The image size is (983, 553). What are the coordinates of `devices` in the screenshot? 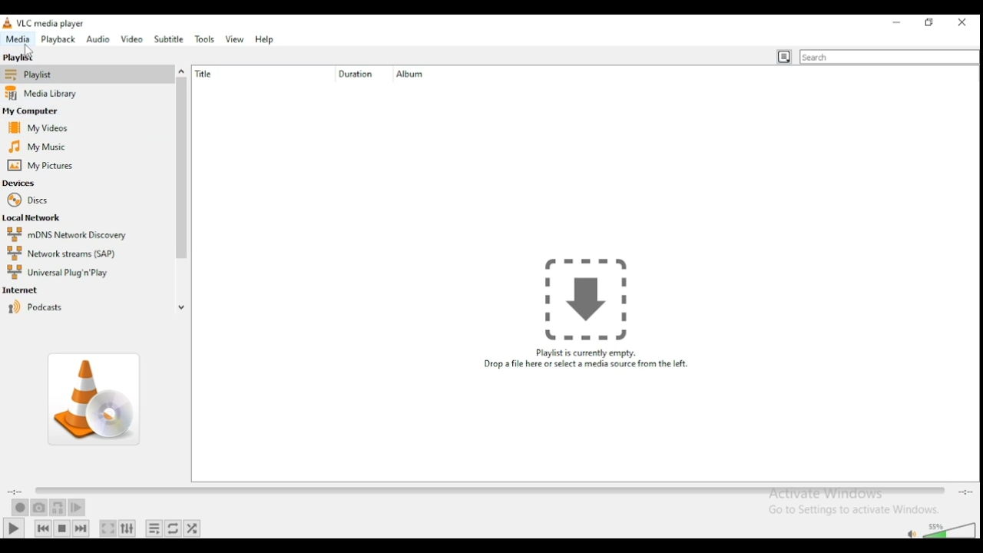 It's located at (22, 184).